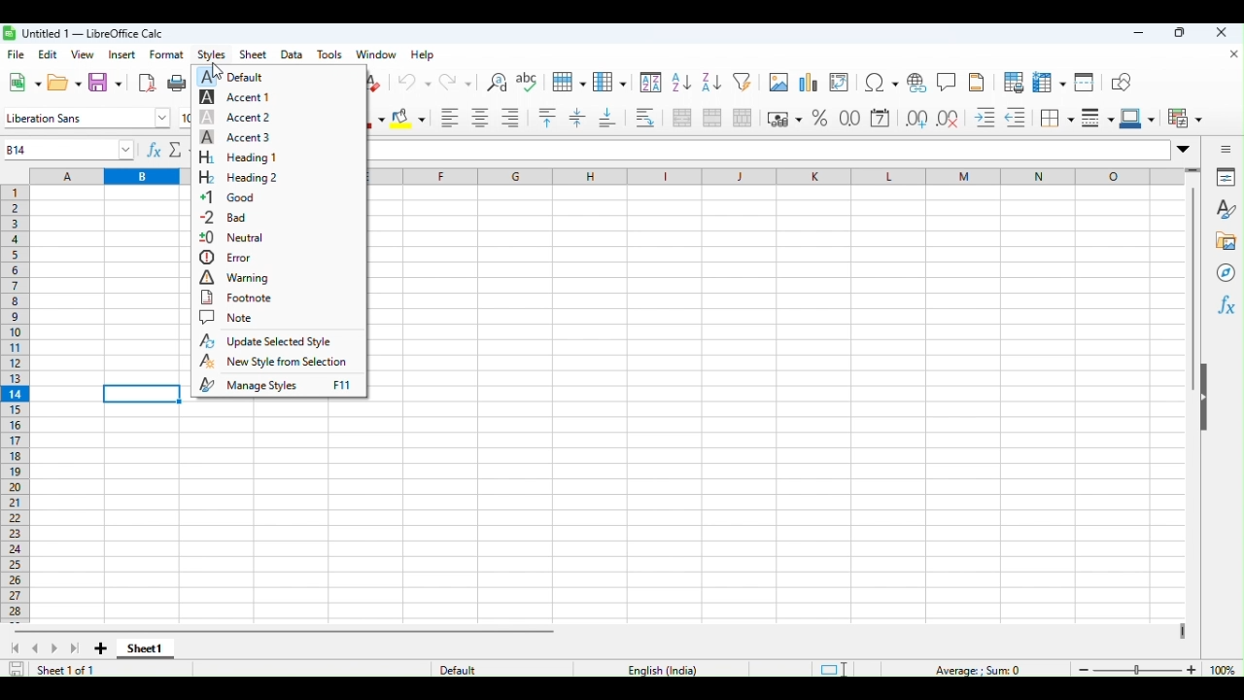 This screenshot has width=1244, height=700. I want to click on Upper align, so click(545, 120).